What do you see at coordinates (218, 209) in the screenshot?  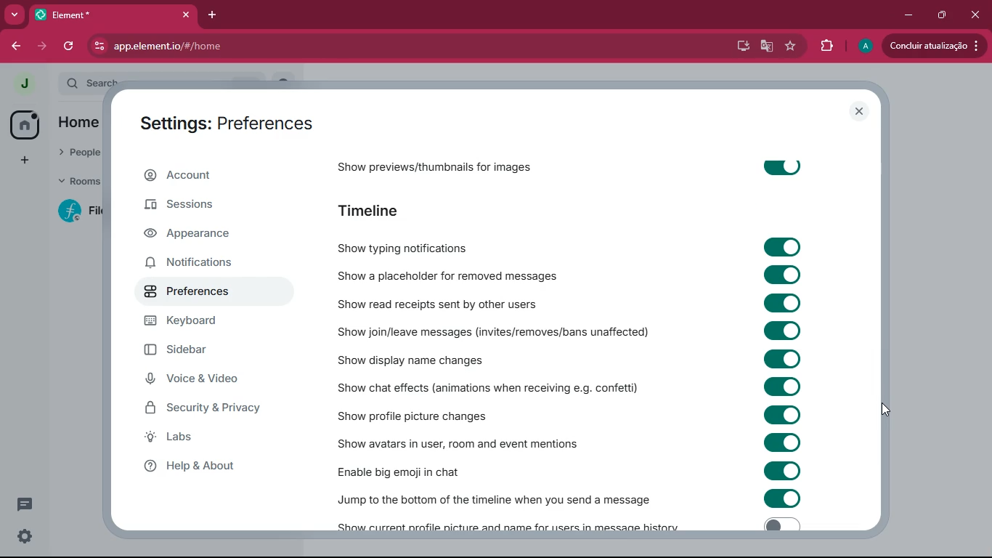 I see `sessions` at bounding box center [218, 209].